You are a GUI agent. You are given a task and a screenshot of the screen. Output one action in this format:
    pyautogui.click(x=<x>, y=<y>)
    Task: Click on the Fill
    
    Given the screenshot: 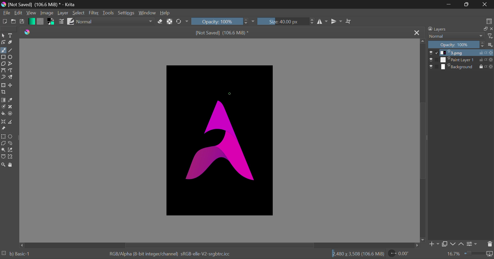 What is the action you would take?
    pyautogui.click(x=3, y=114)
    